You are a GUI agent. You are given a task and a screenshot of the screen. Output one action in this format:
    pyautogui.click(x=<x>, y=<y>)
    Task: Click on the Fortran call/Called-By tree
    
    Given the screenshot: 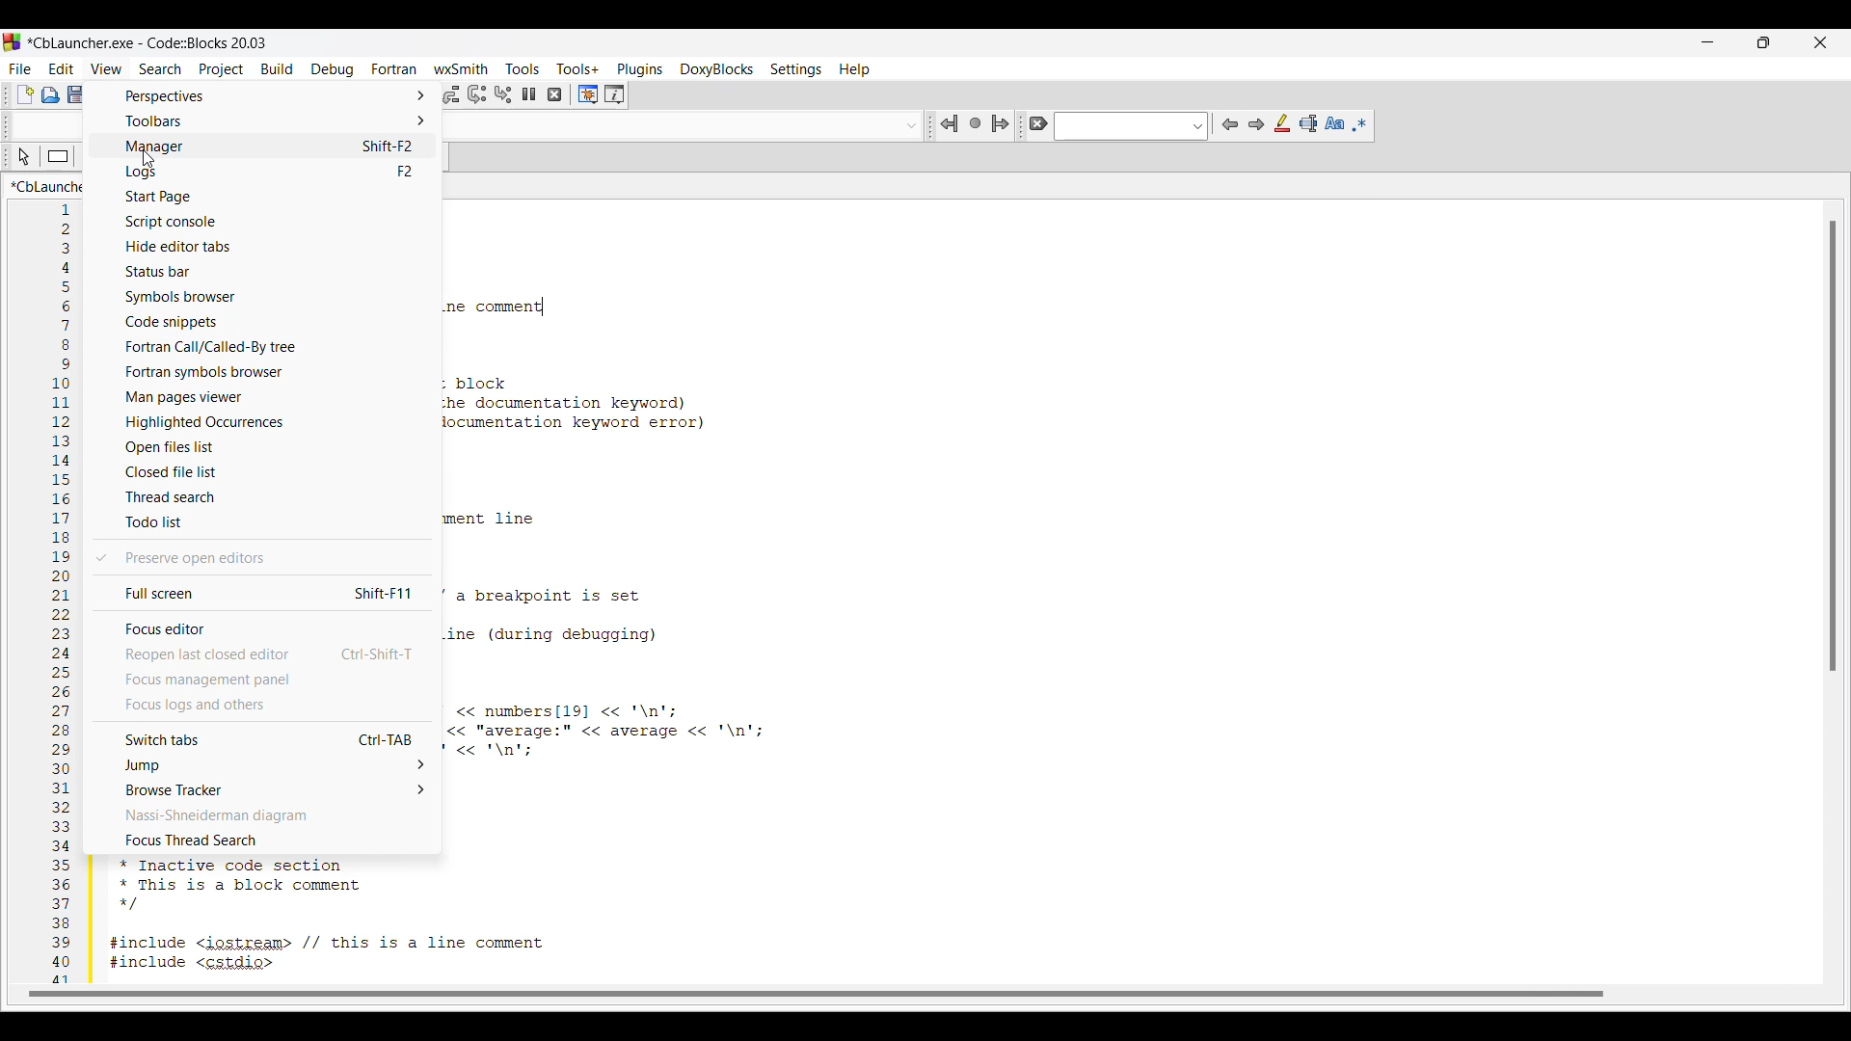 What is the action you would take?
    pyautogui.click(x=265, y=347)
    